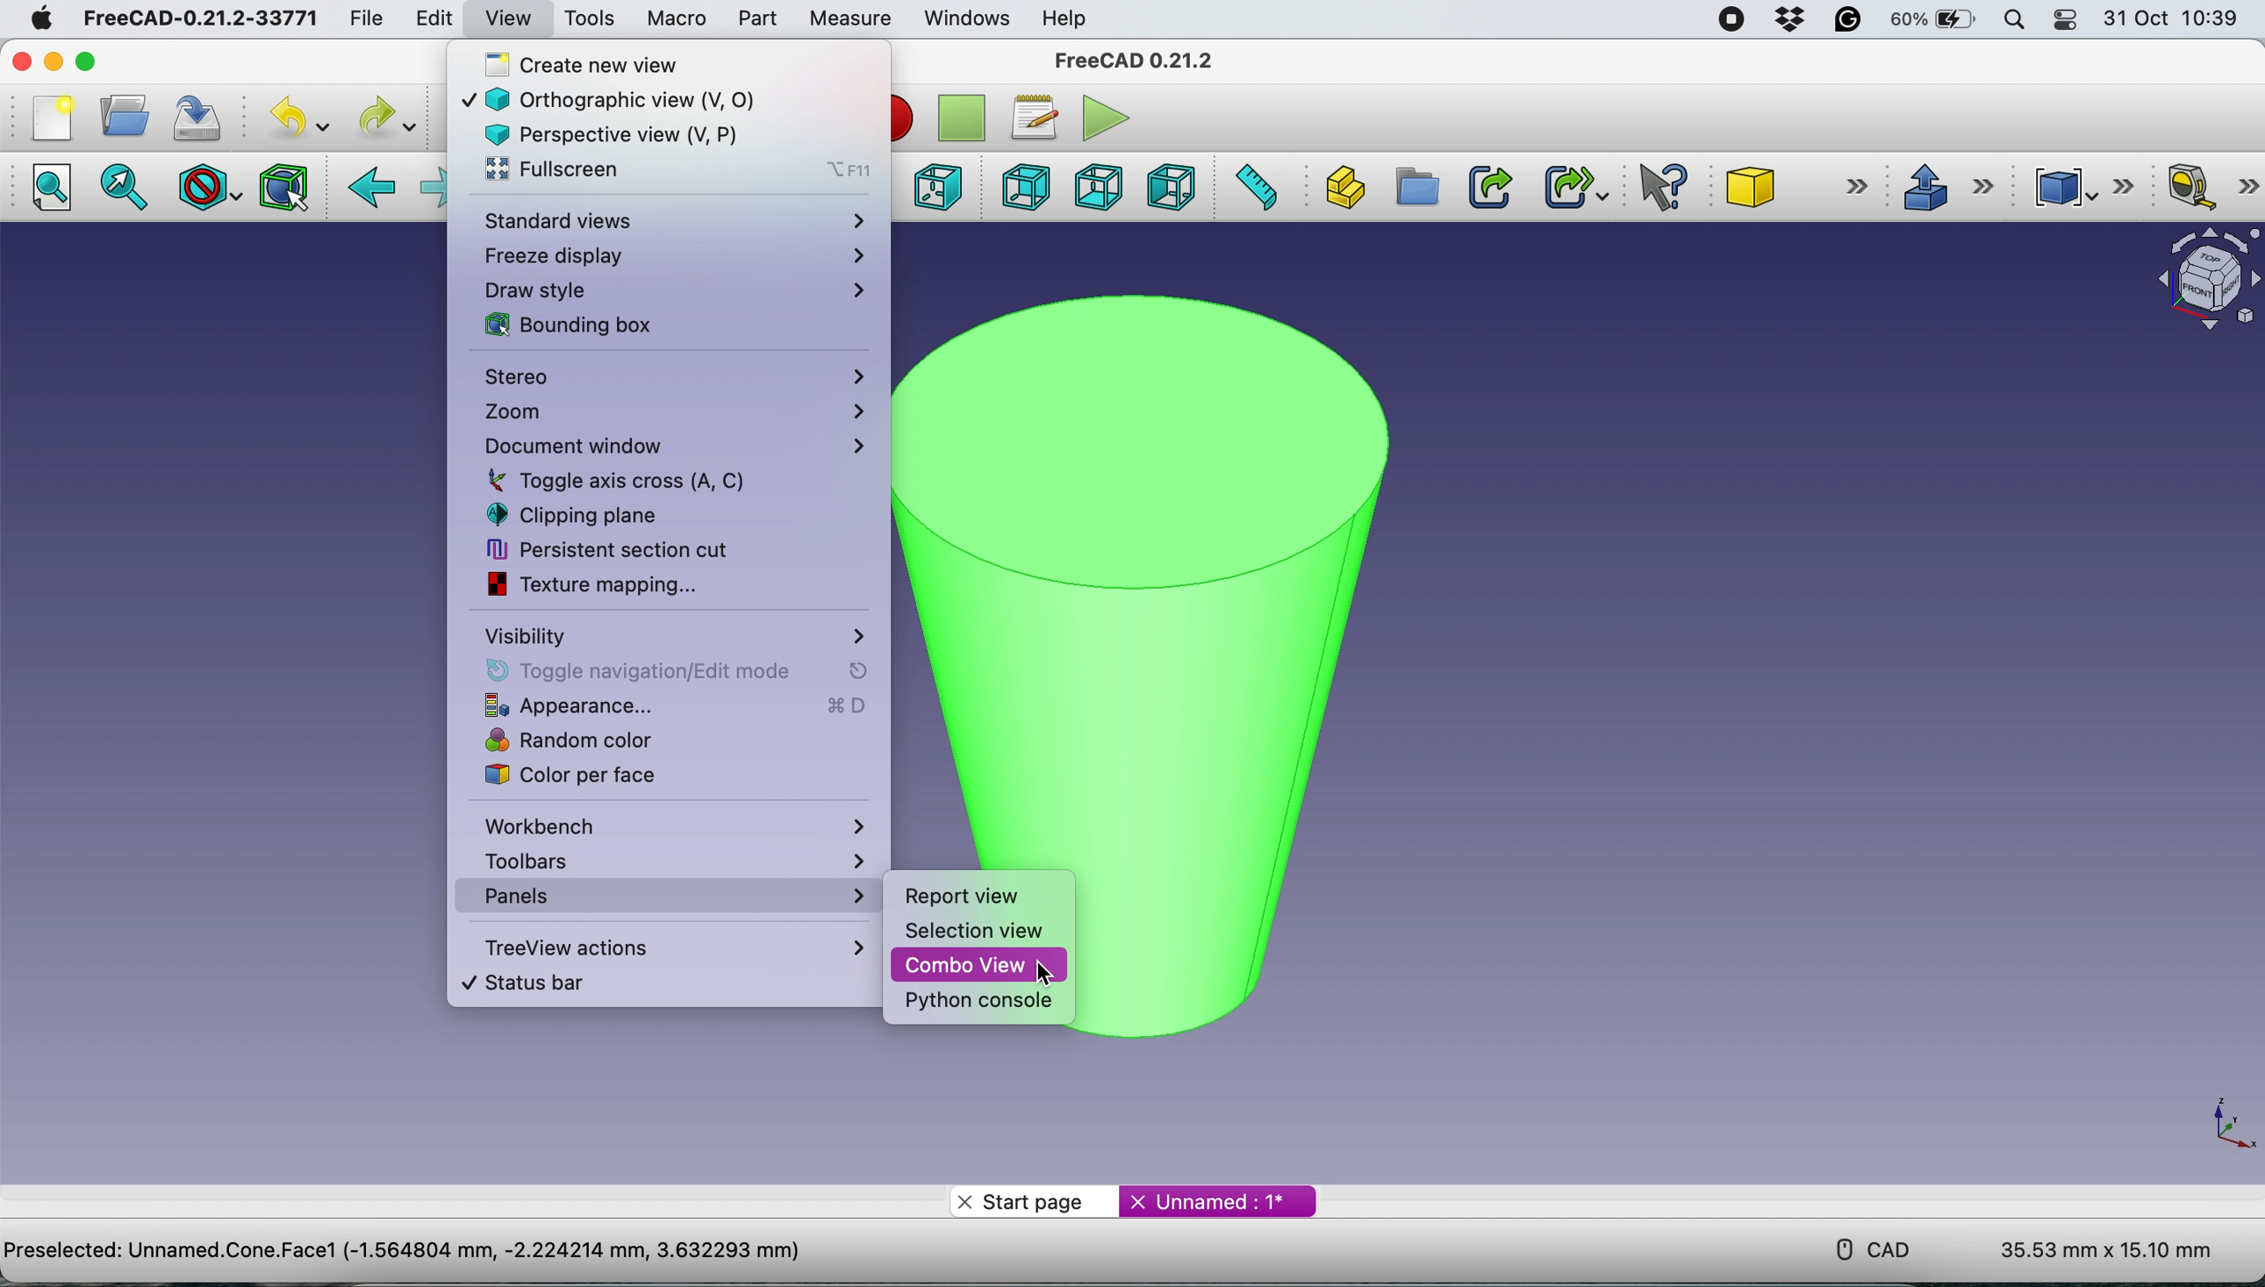 The height and width of the screenshot is (1287, 2265). What do you see at coordinates (119, 116) in the screenshot?
I see `open` at bounding box center [119, 116].